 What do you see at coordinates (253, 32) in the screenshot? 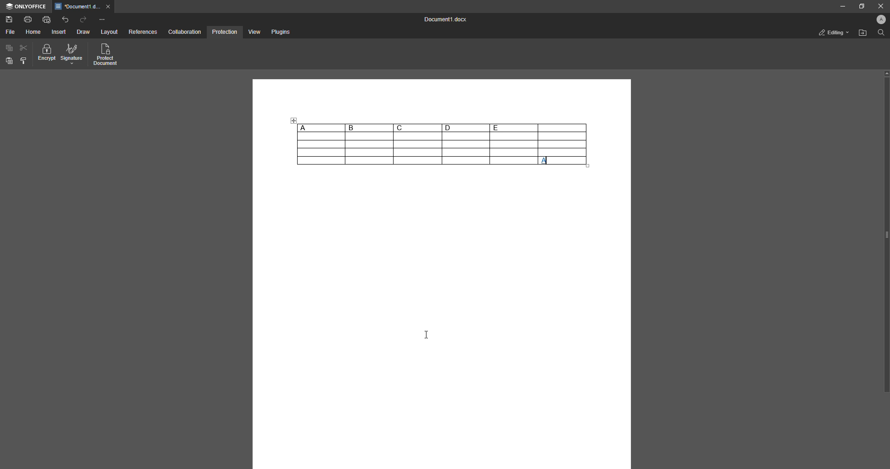
I see `View` at bounding box center [253, 32].